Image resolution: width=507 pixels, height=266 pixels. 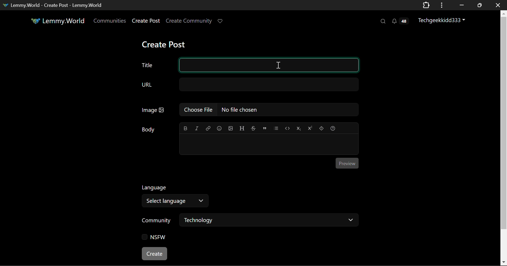 What do you see at coordinates (242, 127) in the screenshot?
I see `header` at bounding box center [242, 127].